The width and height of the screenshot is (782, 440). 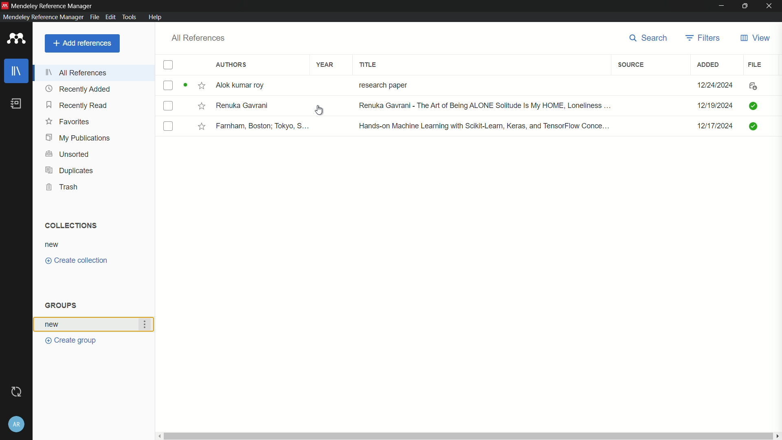 I want to click on more options, so click(x=147, y=325).